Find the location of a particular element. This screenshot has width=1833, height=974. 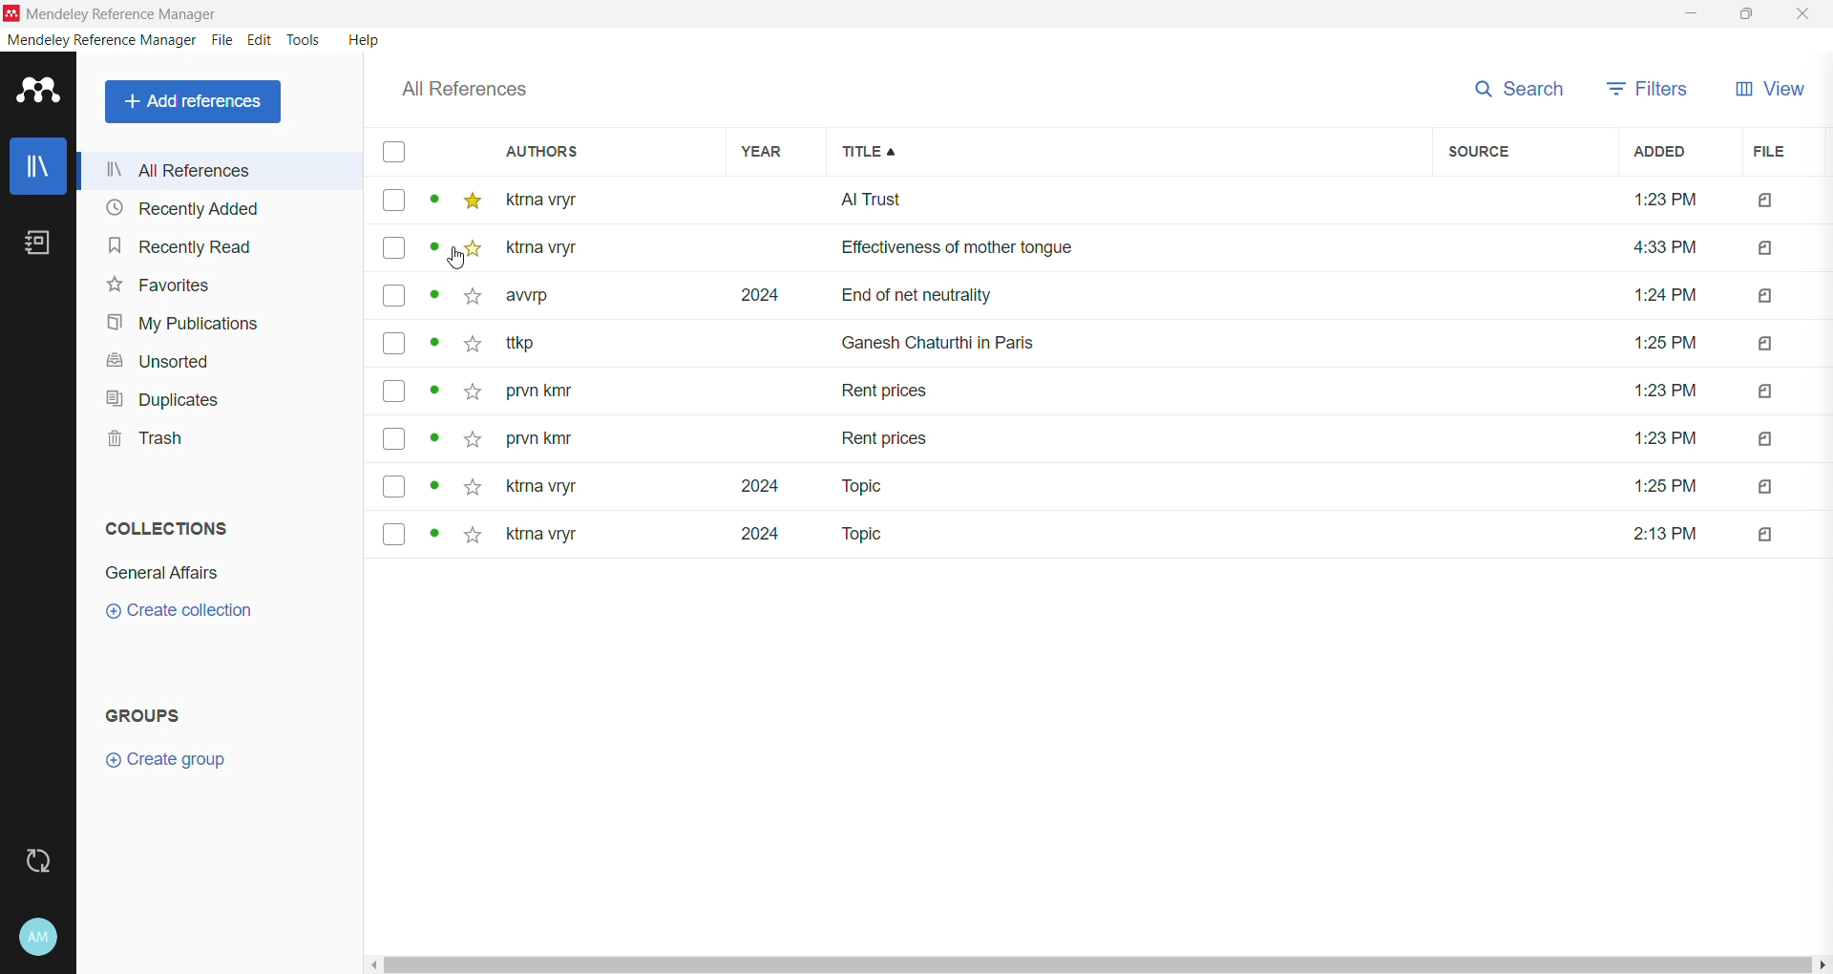

1:23pm is located at coordinates (1654, 203).